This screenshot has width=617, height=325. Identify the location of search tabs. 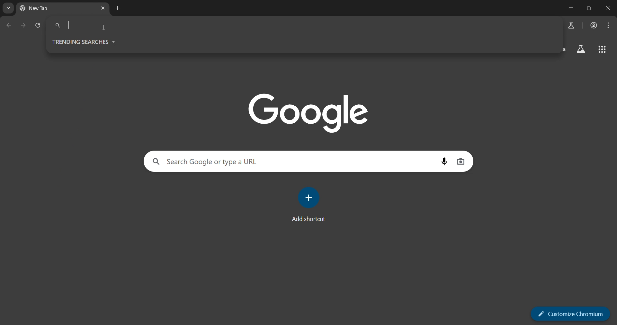
(8, 9).